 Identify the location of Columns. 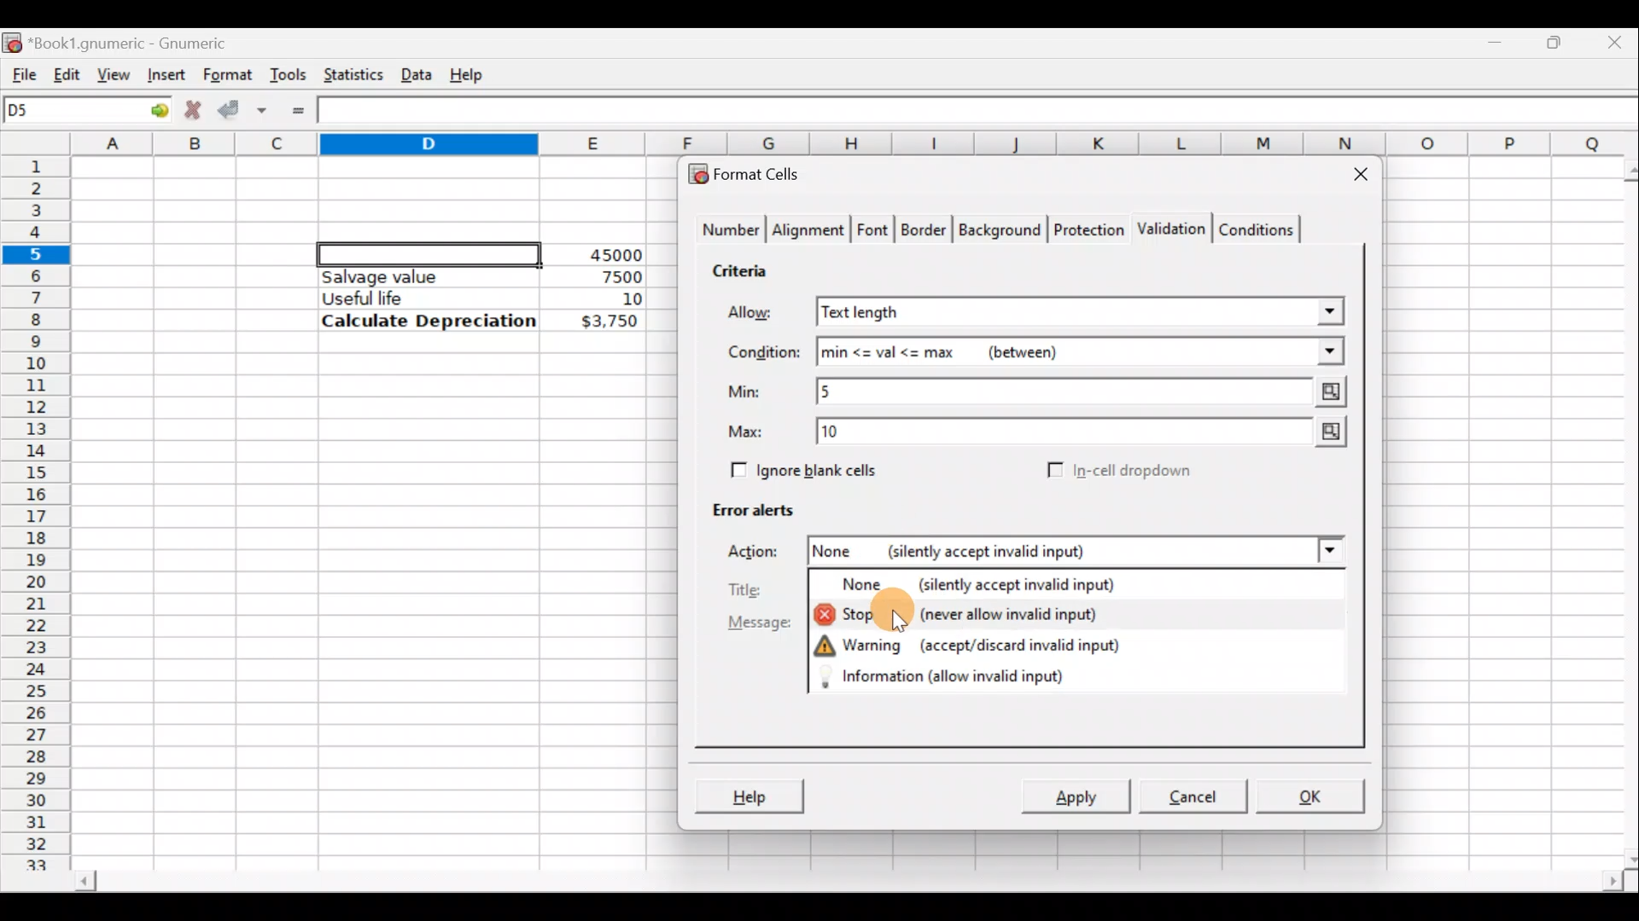
(857, 144).